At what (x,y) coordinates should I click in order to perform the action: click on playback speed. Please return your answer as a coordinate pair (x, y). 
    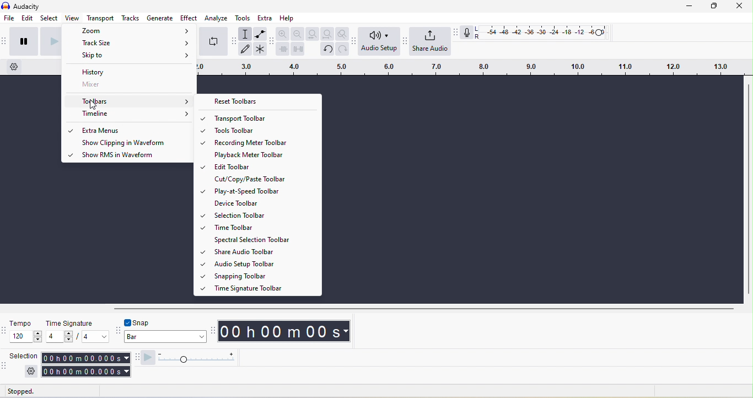
    Looking at the image, I should click on (196, 358).